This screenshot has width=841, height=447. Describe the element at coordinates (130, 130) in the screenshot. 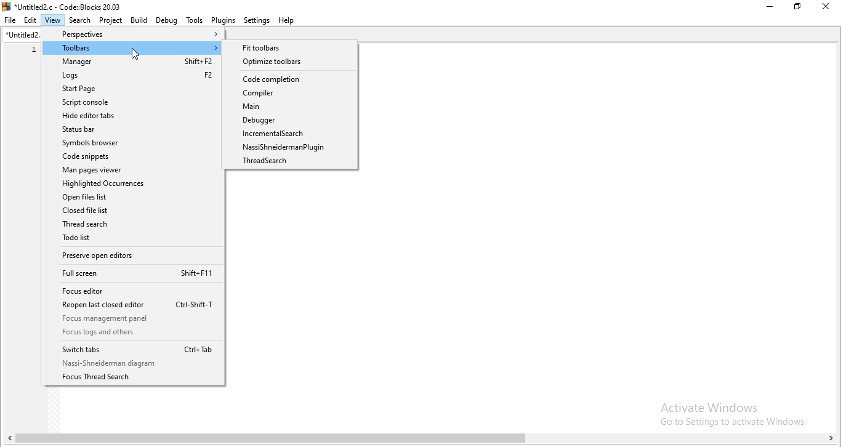

I see `Status bar` at that location.